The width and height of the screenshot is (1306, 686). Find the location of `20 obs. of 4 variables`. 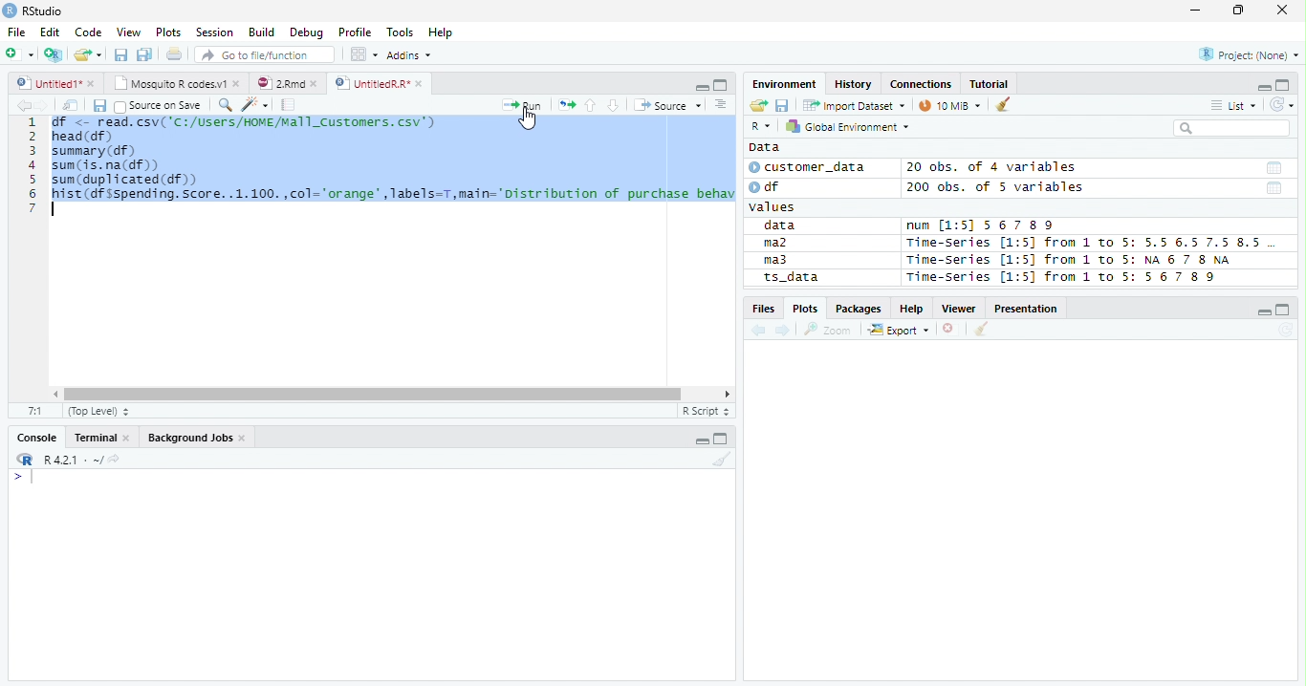

20 obs. of 4 variables is located at coordinates (992, 169).